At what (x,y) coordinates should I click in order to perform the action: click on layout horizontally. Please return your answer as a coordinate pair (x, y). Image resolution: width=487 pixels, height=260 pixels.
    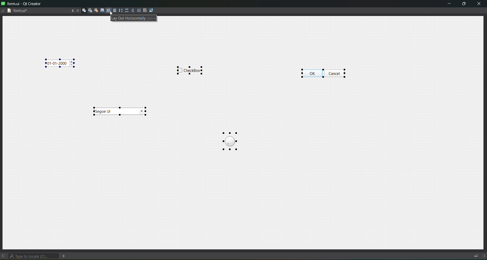
    Looking at the image, I should click on (136, 18).